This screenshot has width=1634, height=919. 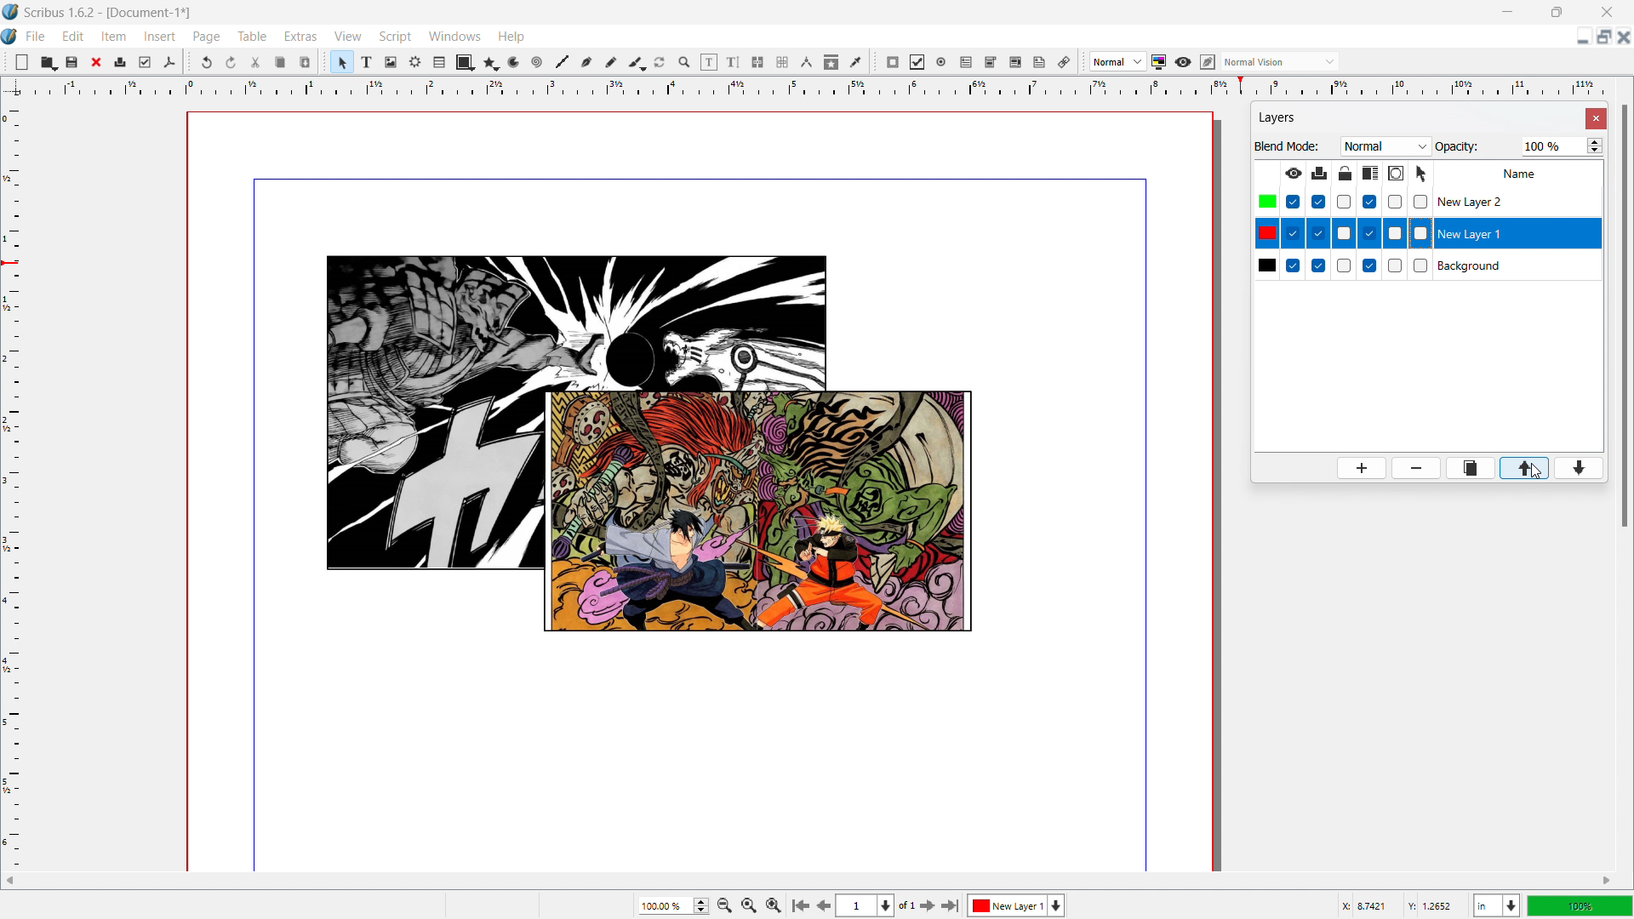 What do you see at coordinates (1509, 12) in the screenshot?
I see `minimize window` at bounding box center [1509, 12].